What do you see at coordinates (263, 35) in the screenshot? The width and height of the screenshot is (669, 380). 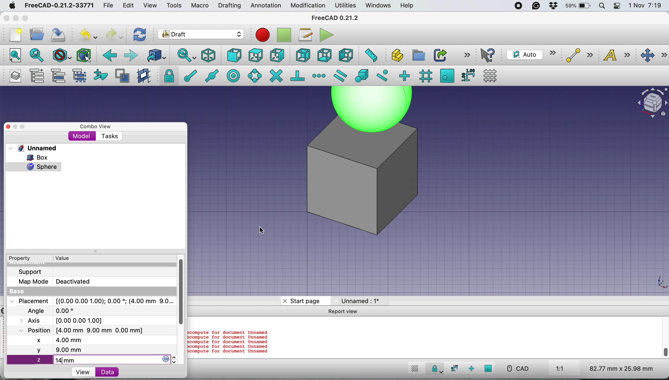 I see `record macros` at bounding box center [263, 35].